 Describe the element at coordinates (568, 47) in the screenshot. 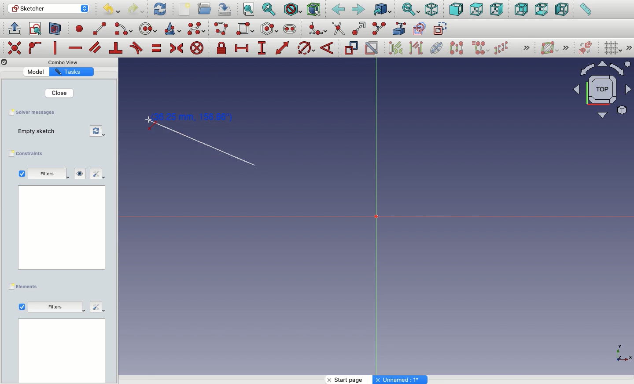

I see `` at that location.